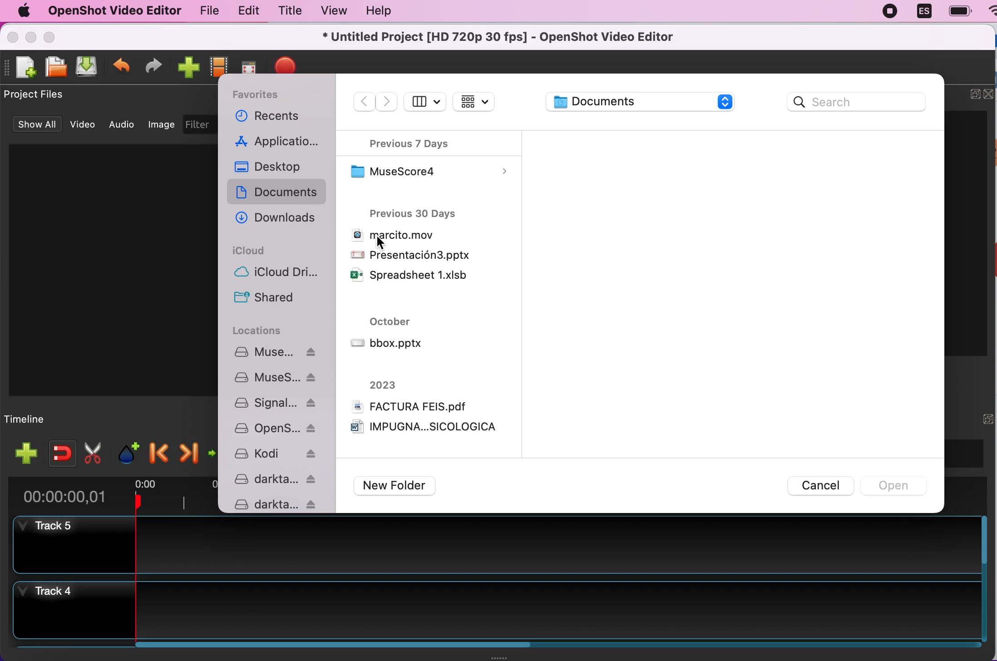 The width and height of the screenshot is (997, 661). Describe the element at coordinates (109, 496) in the screenshot. I see `time duration` at that location.